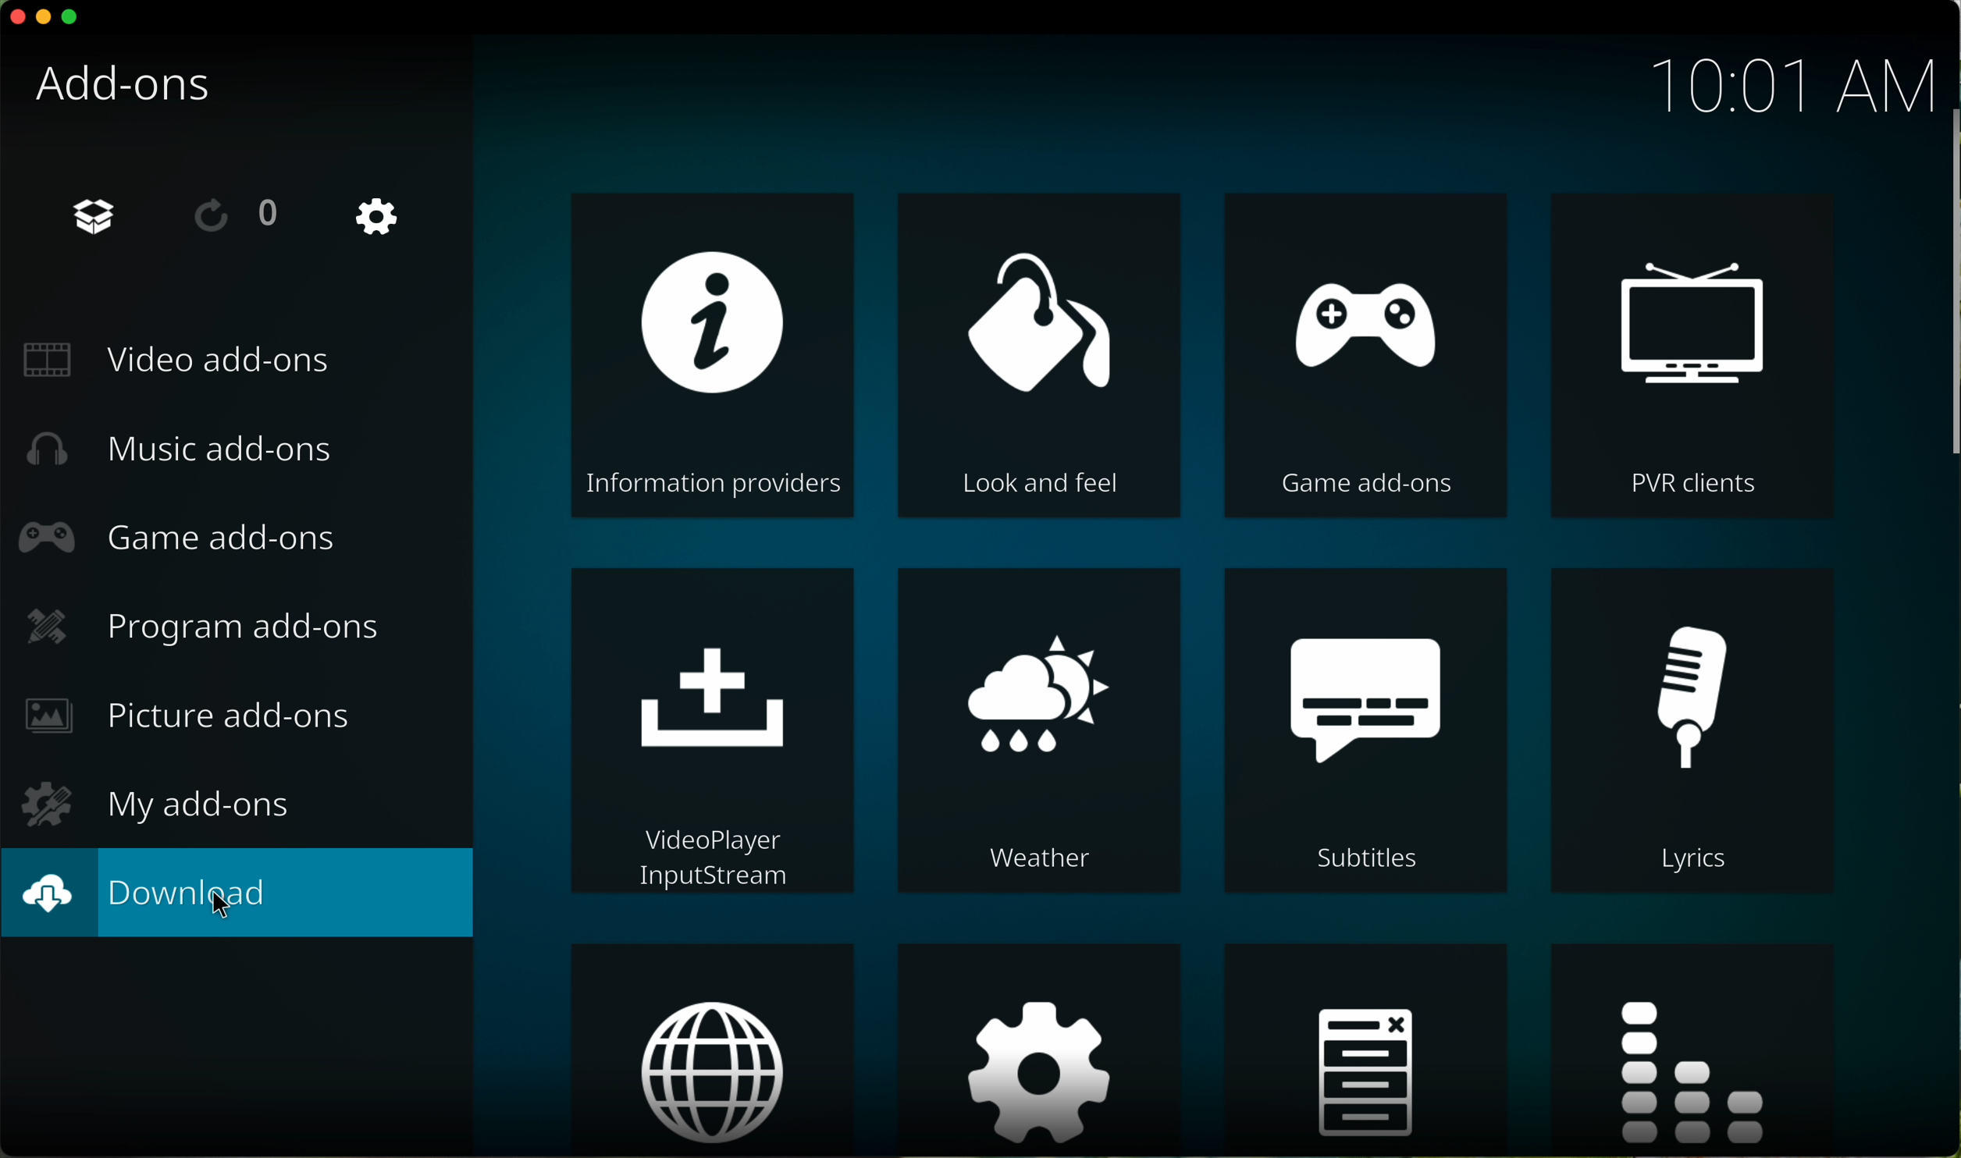  I want to click on my add-ons, so click(153, 801).